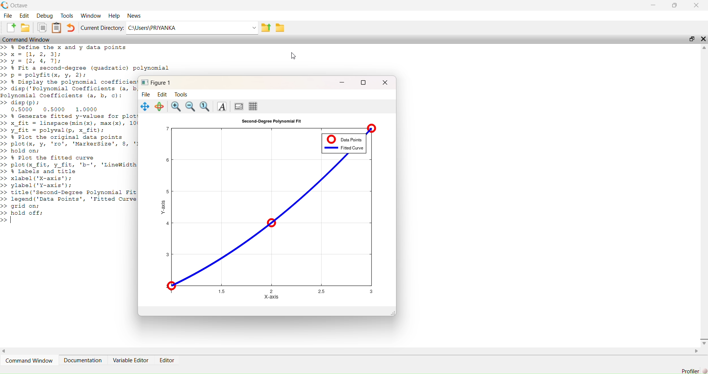  I want to click on Documentation, so click(84, 360).